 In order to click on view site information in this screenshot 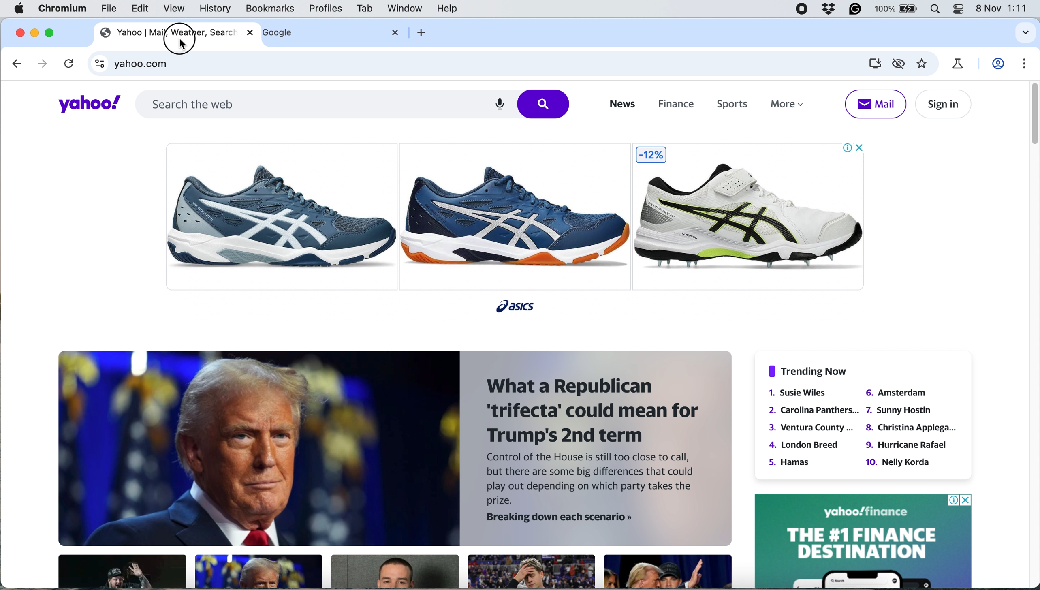, I will do `click(98, 66)`.